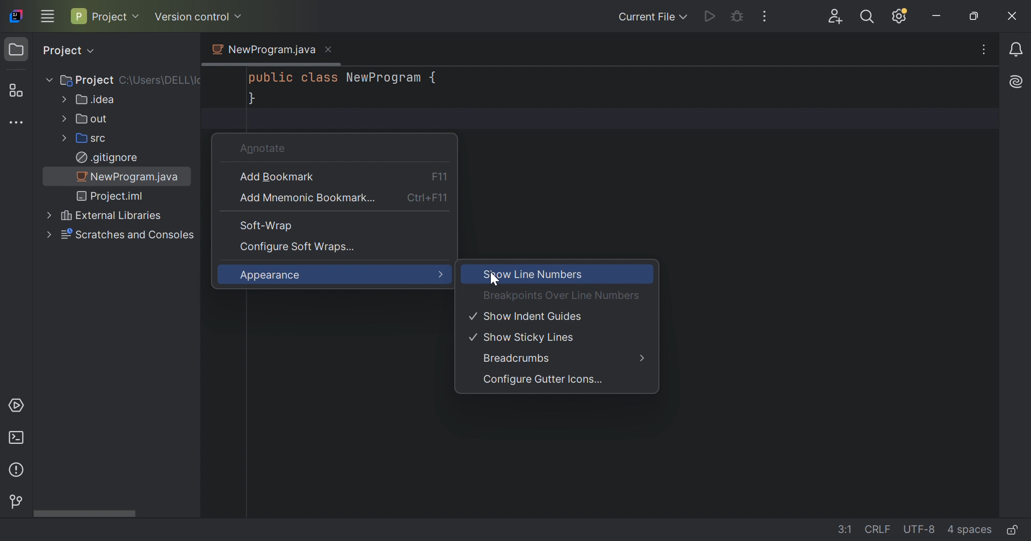 The height and width of the screenshot is (541, 1031). I want to click on External Libraries, so click(112, 216).